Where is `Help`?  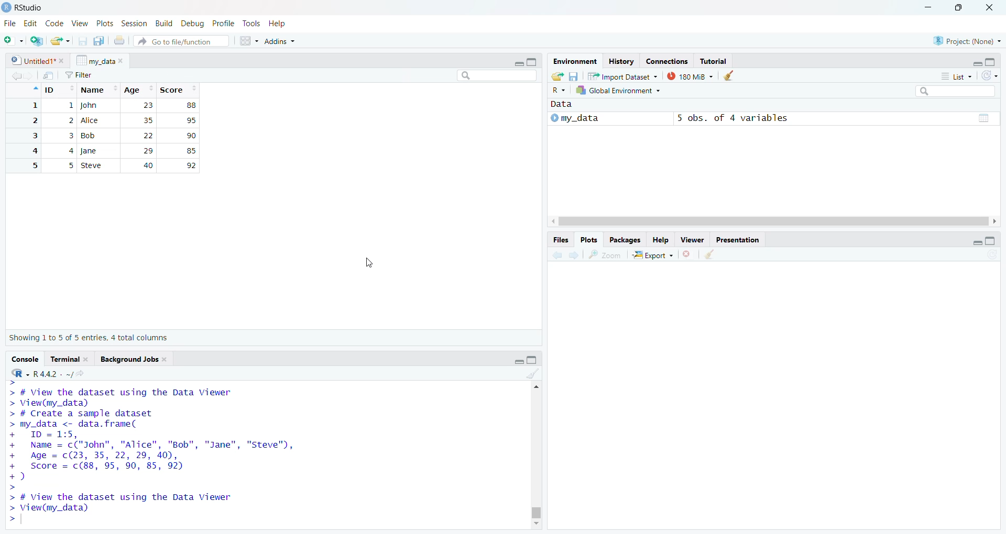 Help is located at coordinates (661, 239).